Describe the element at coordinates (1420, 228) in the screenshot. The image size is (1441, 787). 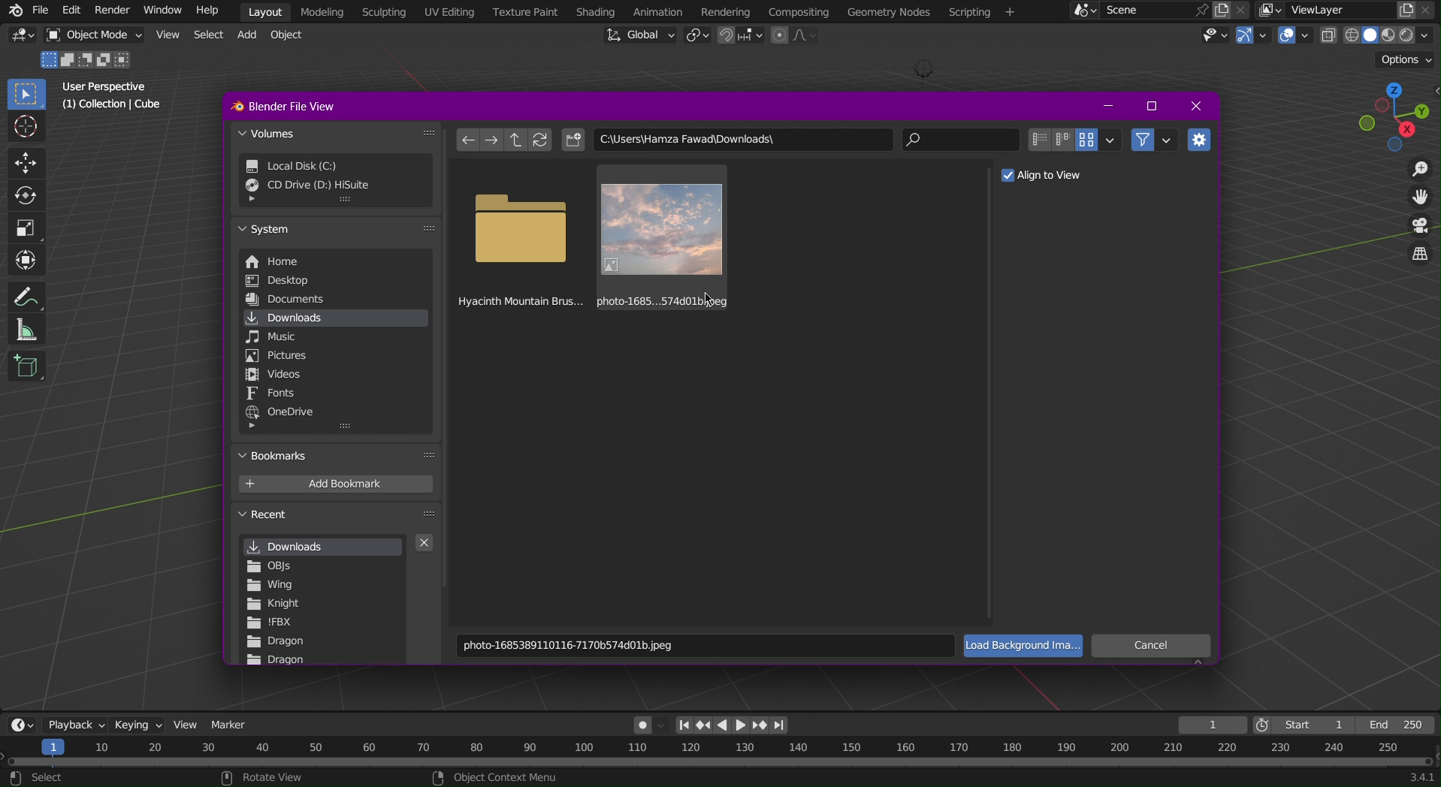
I see `Camera View` at that location.